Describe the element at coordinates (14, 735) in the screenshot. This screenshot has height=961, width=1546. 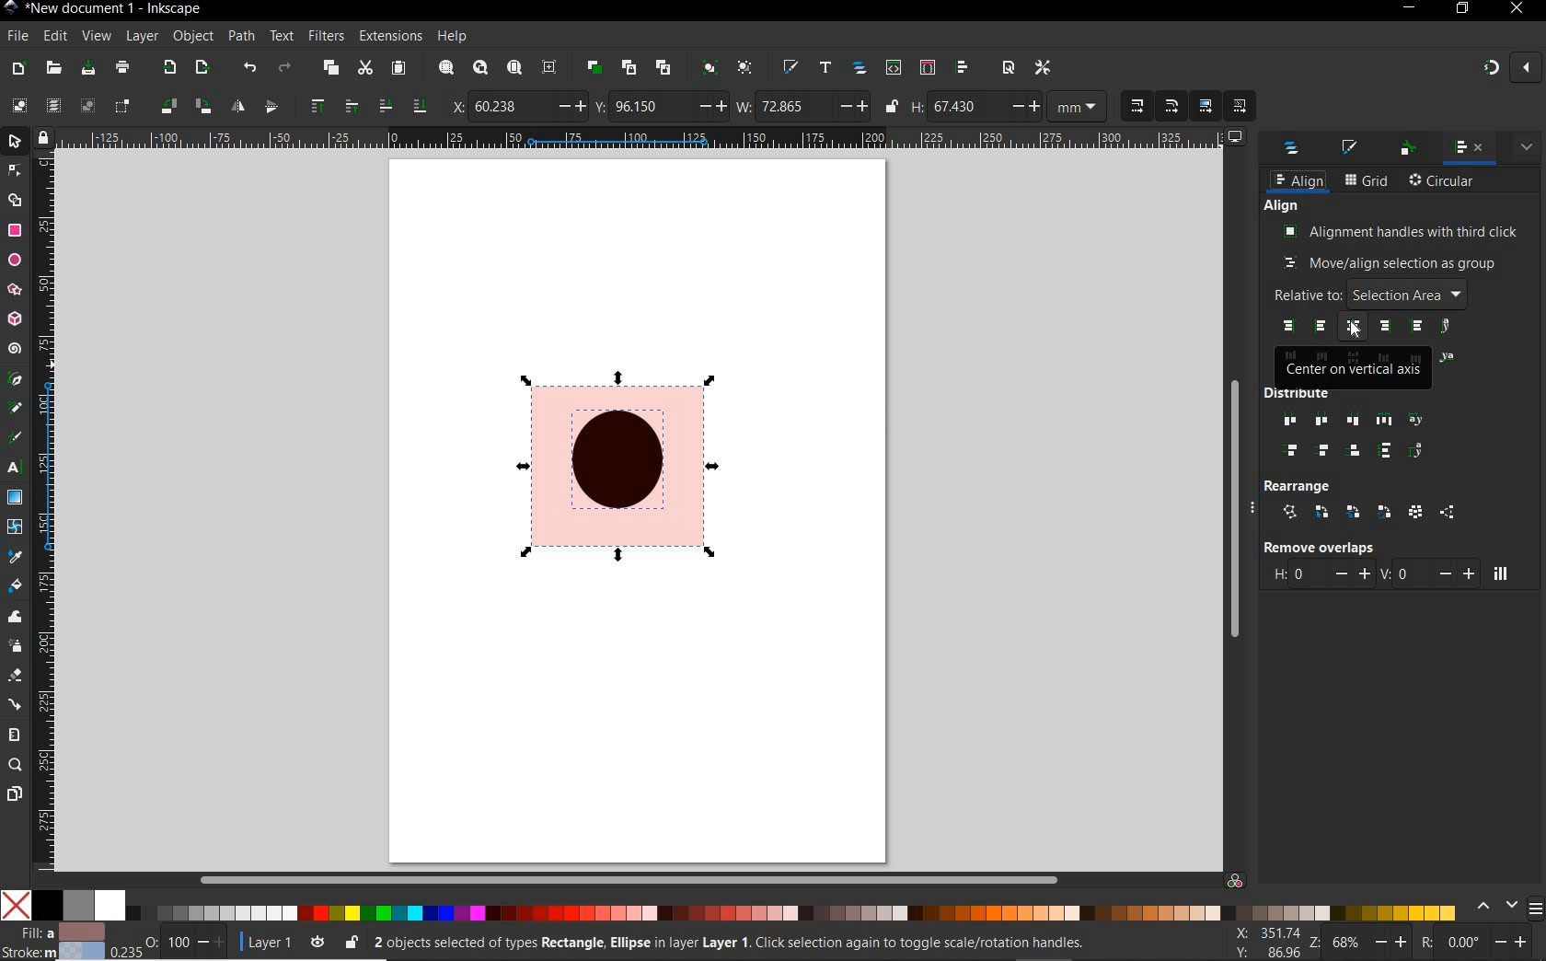
I see `measure tool` at that location.